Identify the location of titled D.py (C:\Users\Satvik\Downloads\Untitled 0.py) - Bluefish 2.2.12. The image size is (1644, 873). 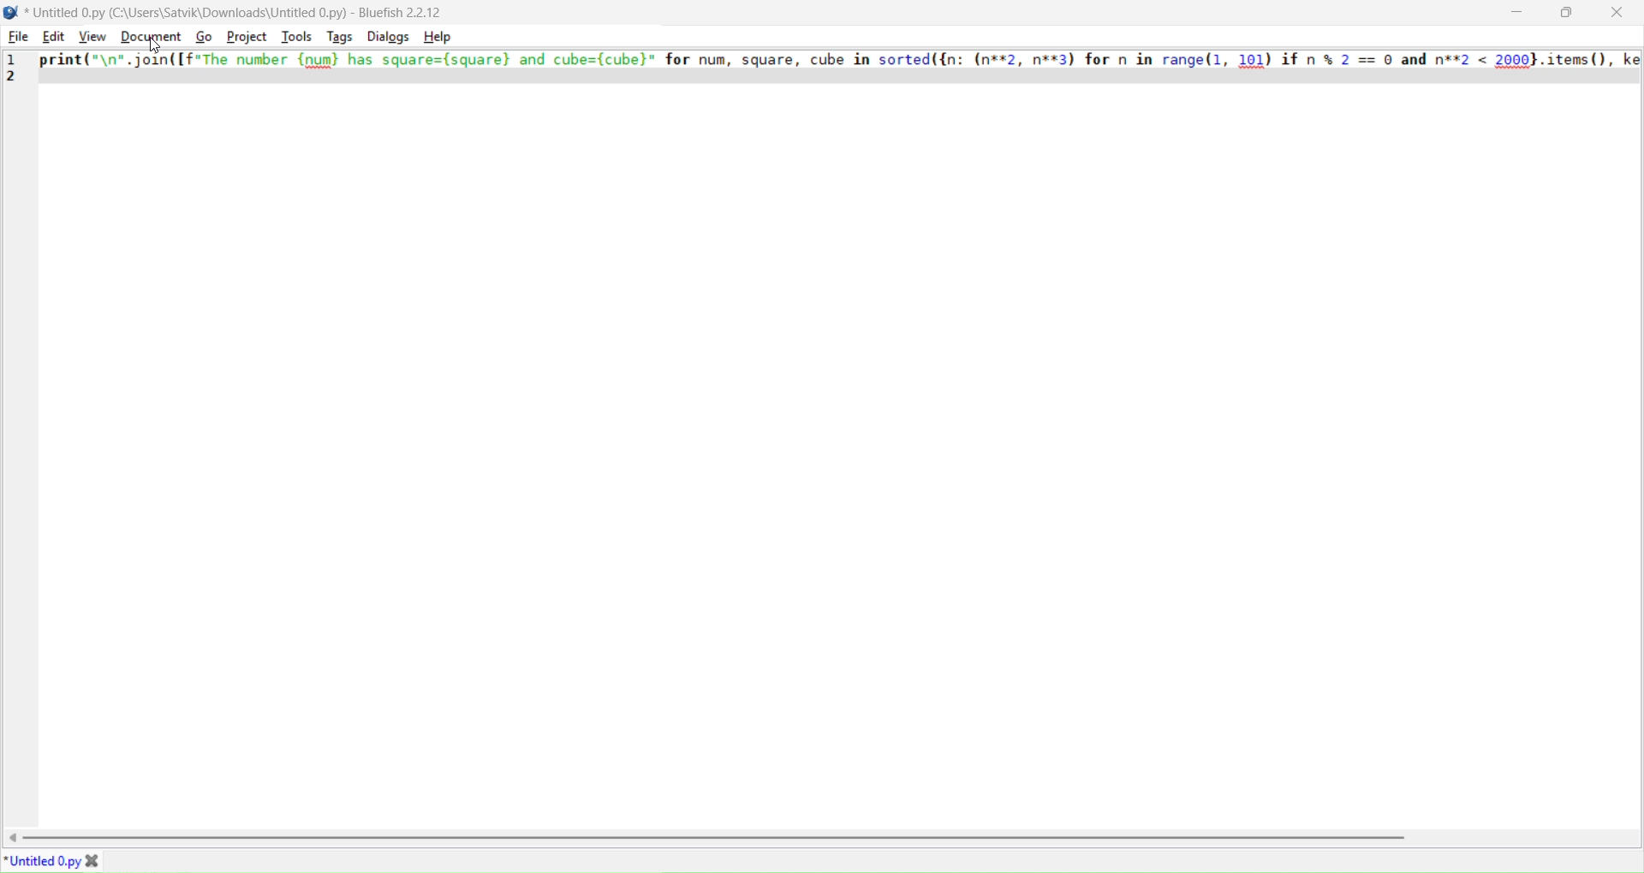
(243, 12).